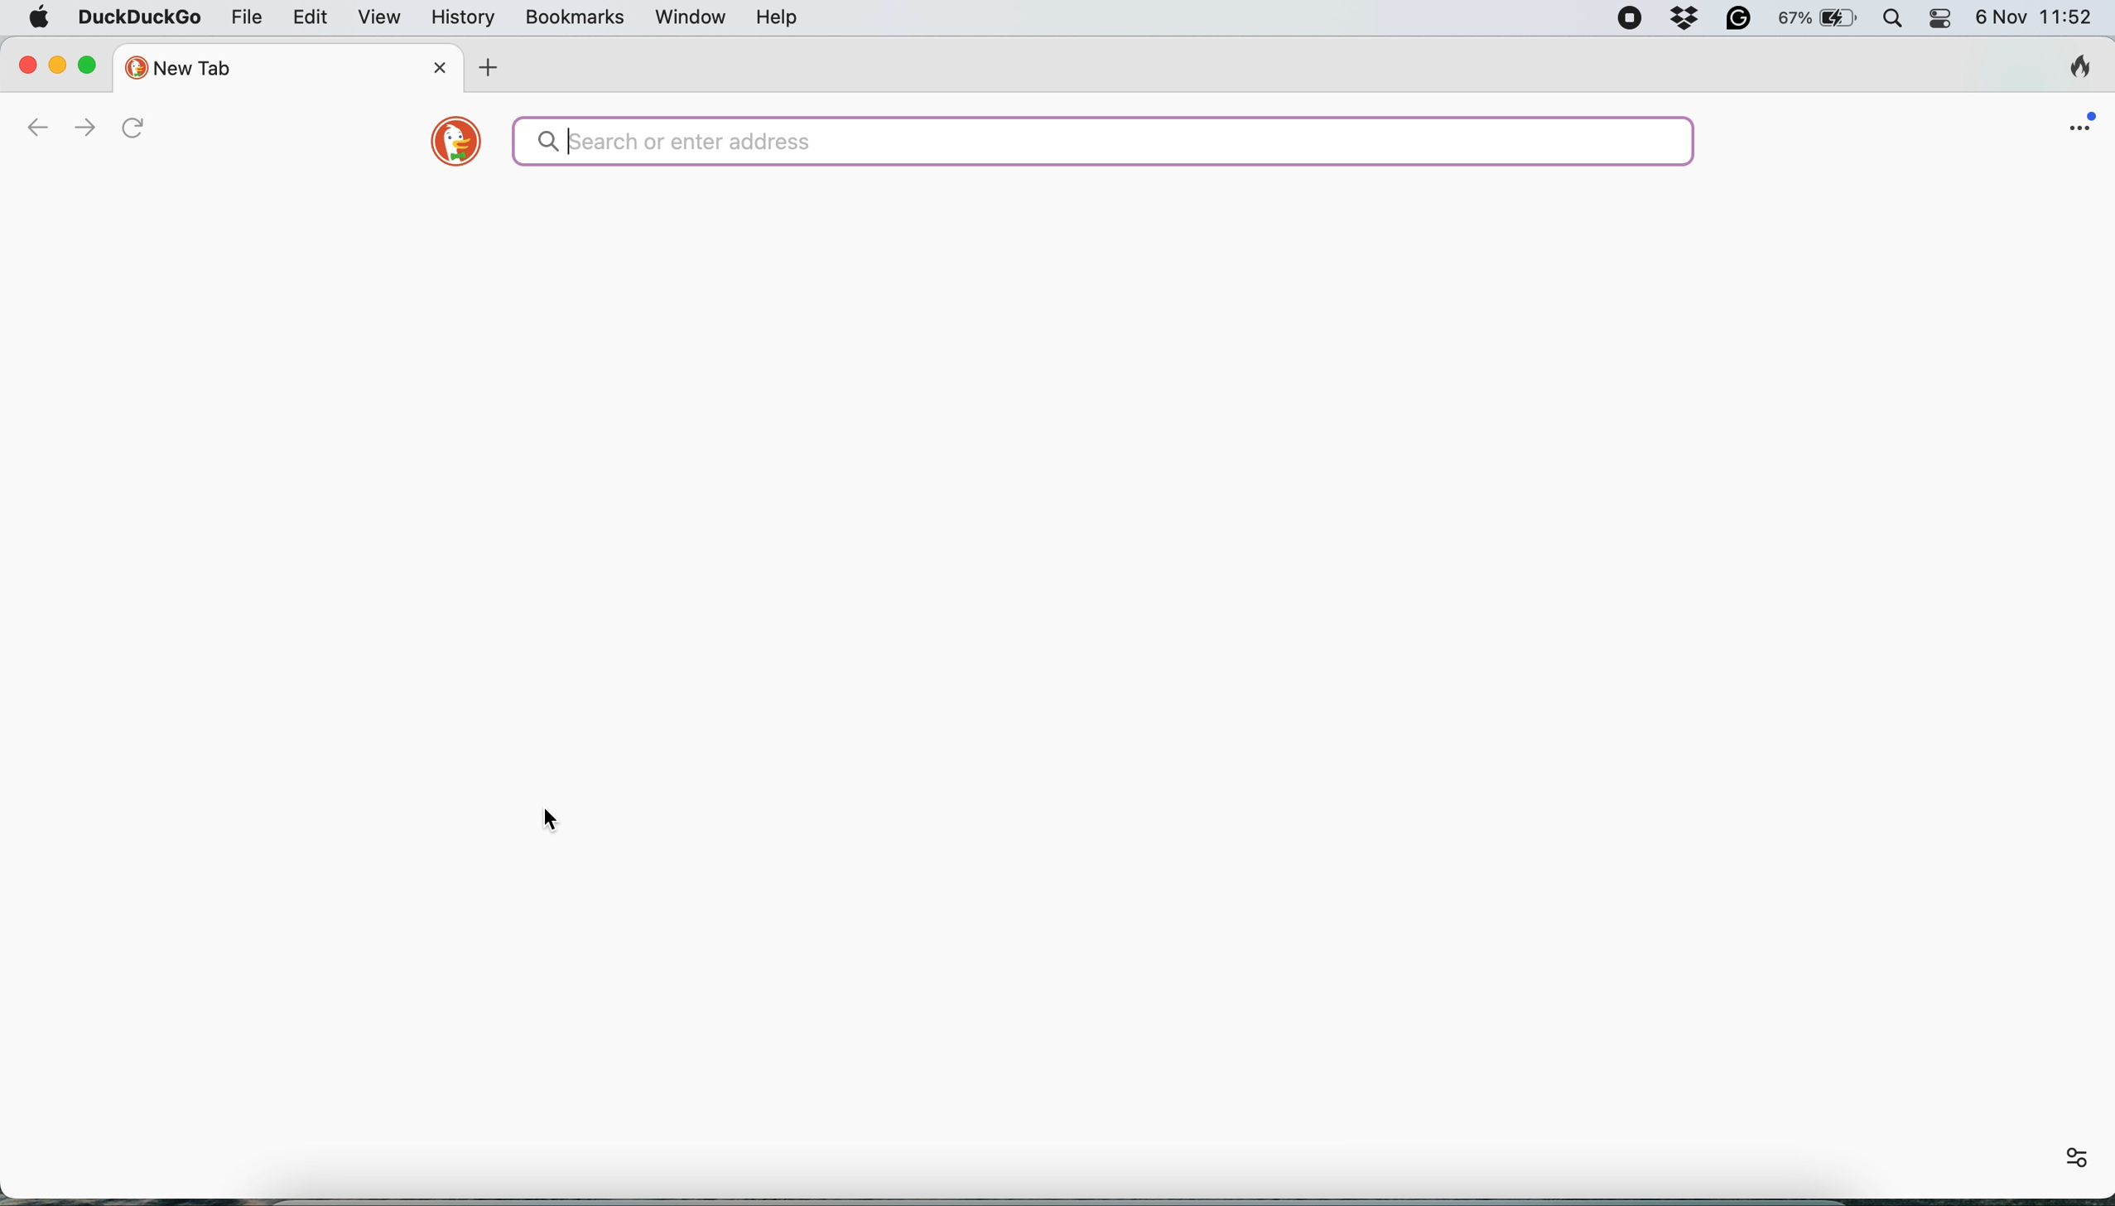 The image size is (2115, 1206). I want to click on dropbox, so click(1691, 18).